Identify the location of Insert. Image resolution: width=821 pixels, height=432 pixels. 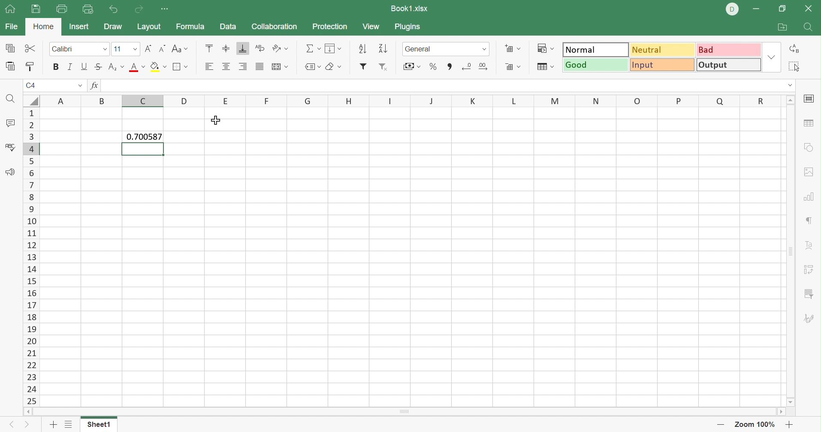
(80, 26).